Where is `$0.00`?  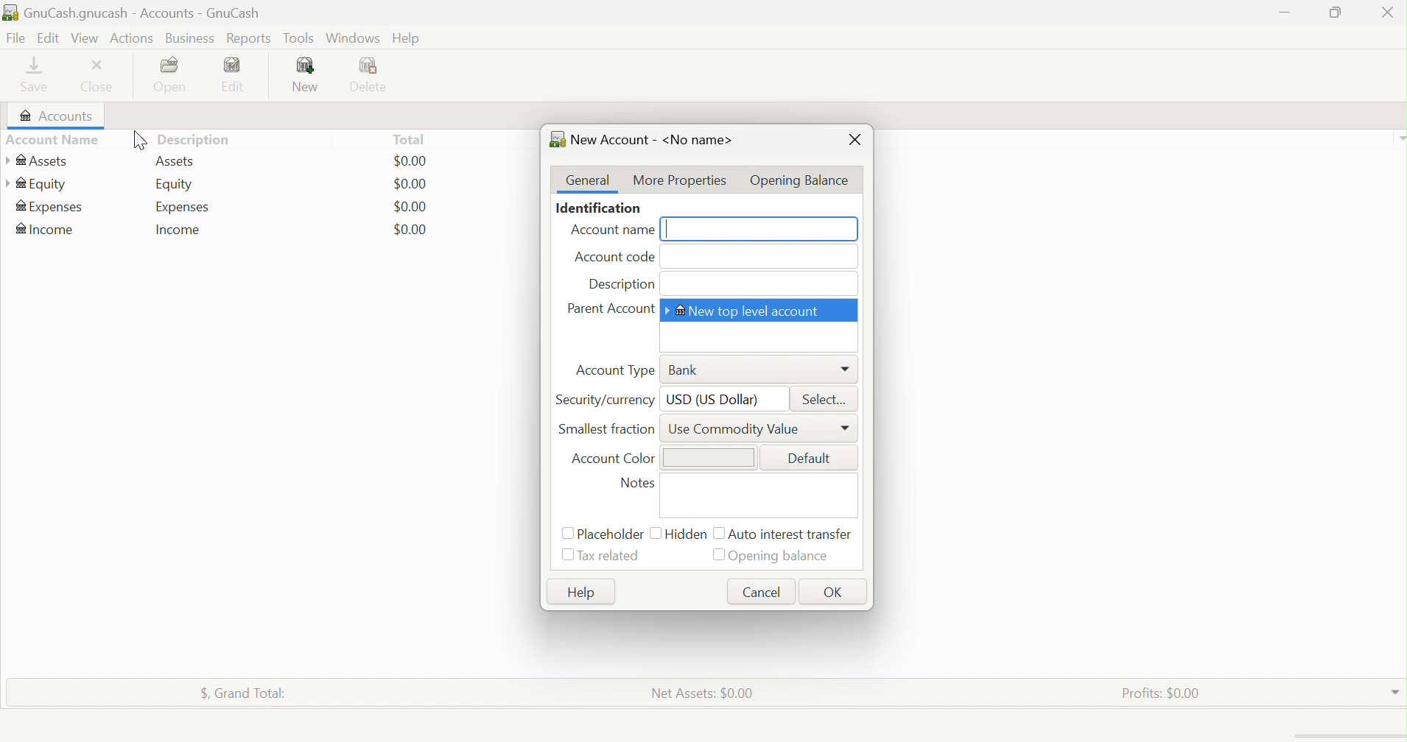
$0.00 is located at coordinates (411, 184).